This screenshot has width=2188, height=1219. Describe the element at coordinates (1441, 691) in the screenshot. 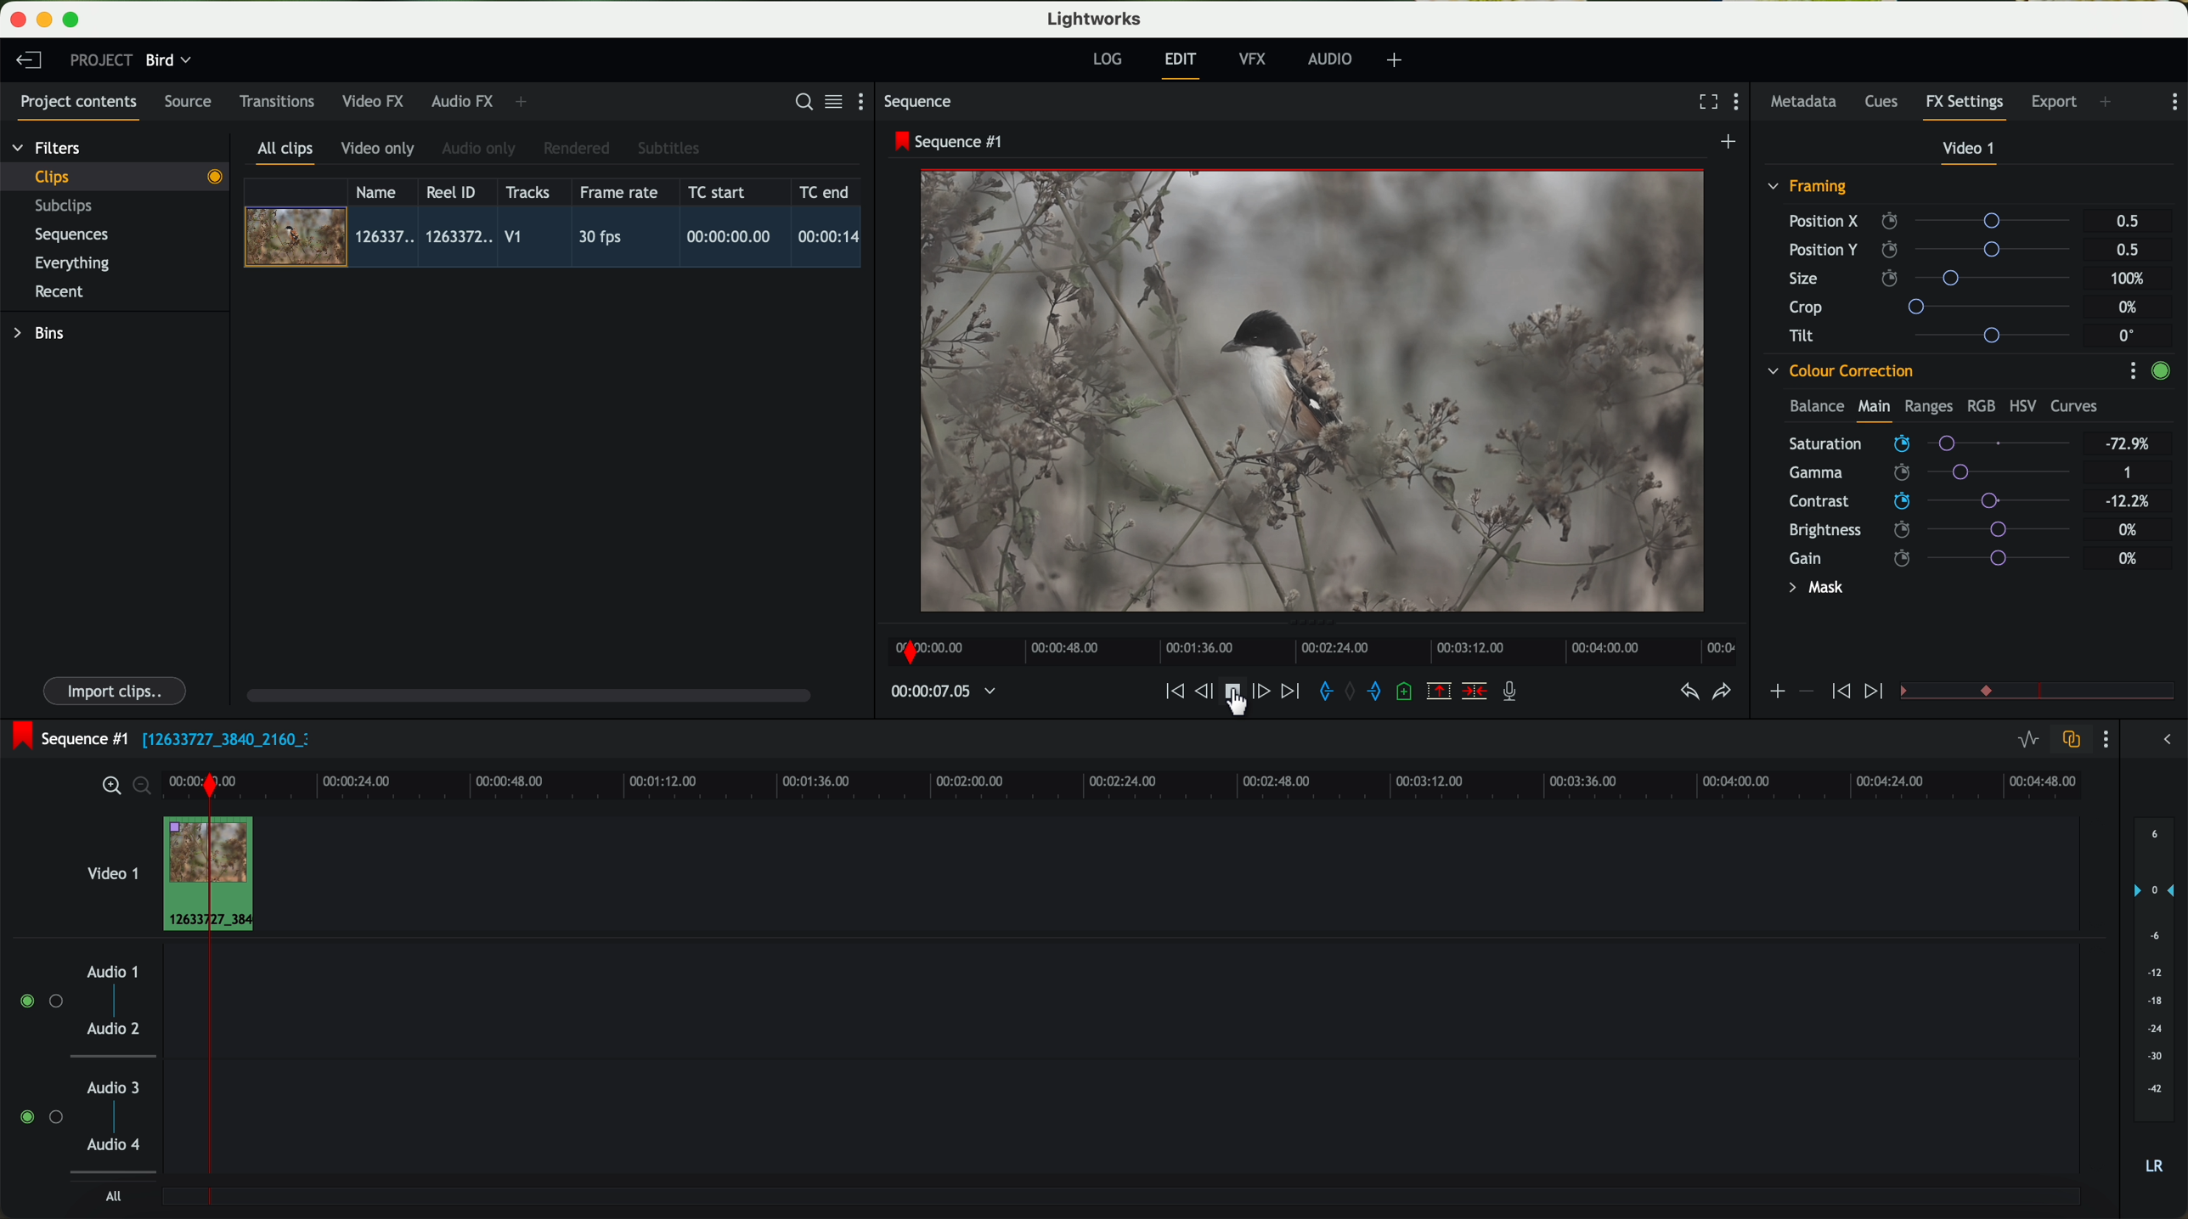

I see `remove the marked section` at that location.